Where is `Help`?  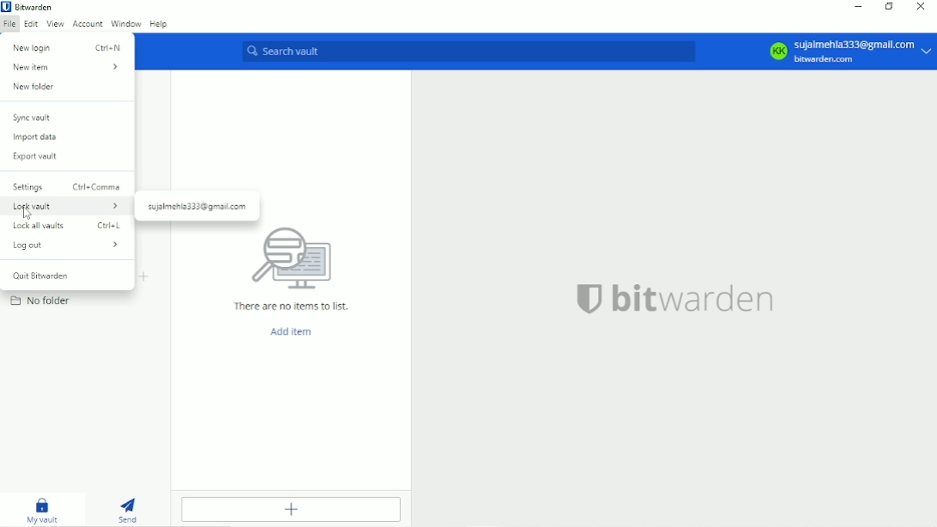
Help is located at coordinates (159, 24).